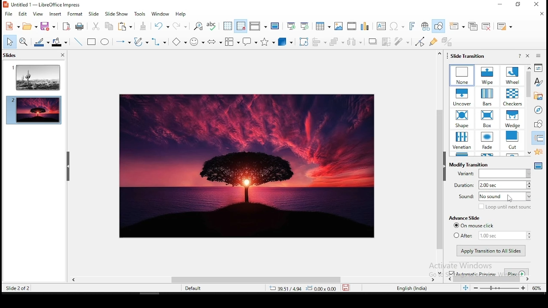 The width and height of the screenshot is (548, 308). I want to click on default, so click(195, 288).